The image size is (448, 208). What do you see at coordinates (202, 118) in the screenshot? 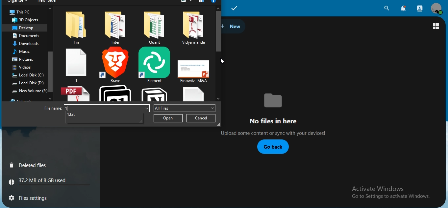
I see `cancel` at bounding box center [202, 118].